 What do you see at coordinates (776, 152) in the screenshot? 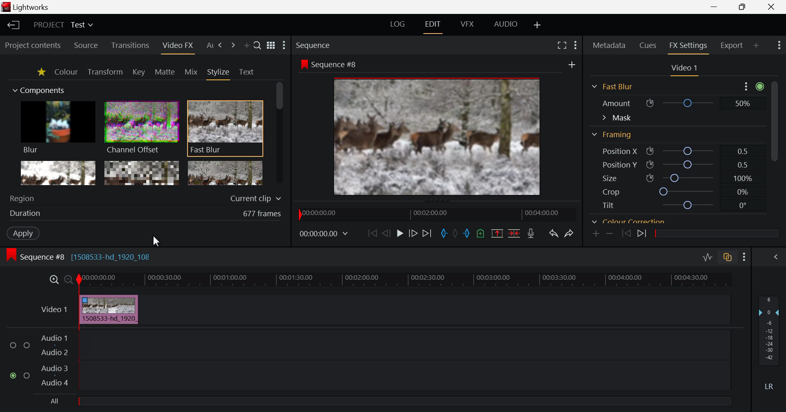
I see `Scroll Bar` at bounding box center [776, 152].